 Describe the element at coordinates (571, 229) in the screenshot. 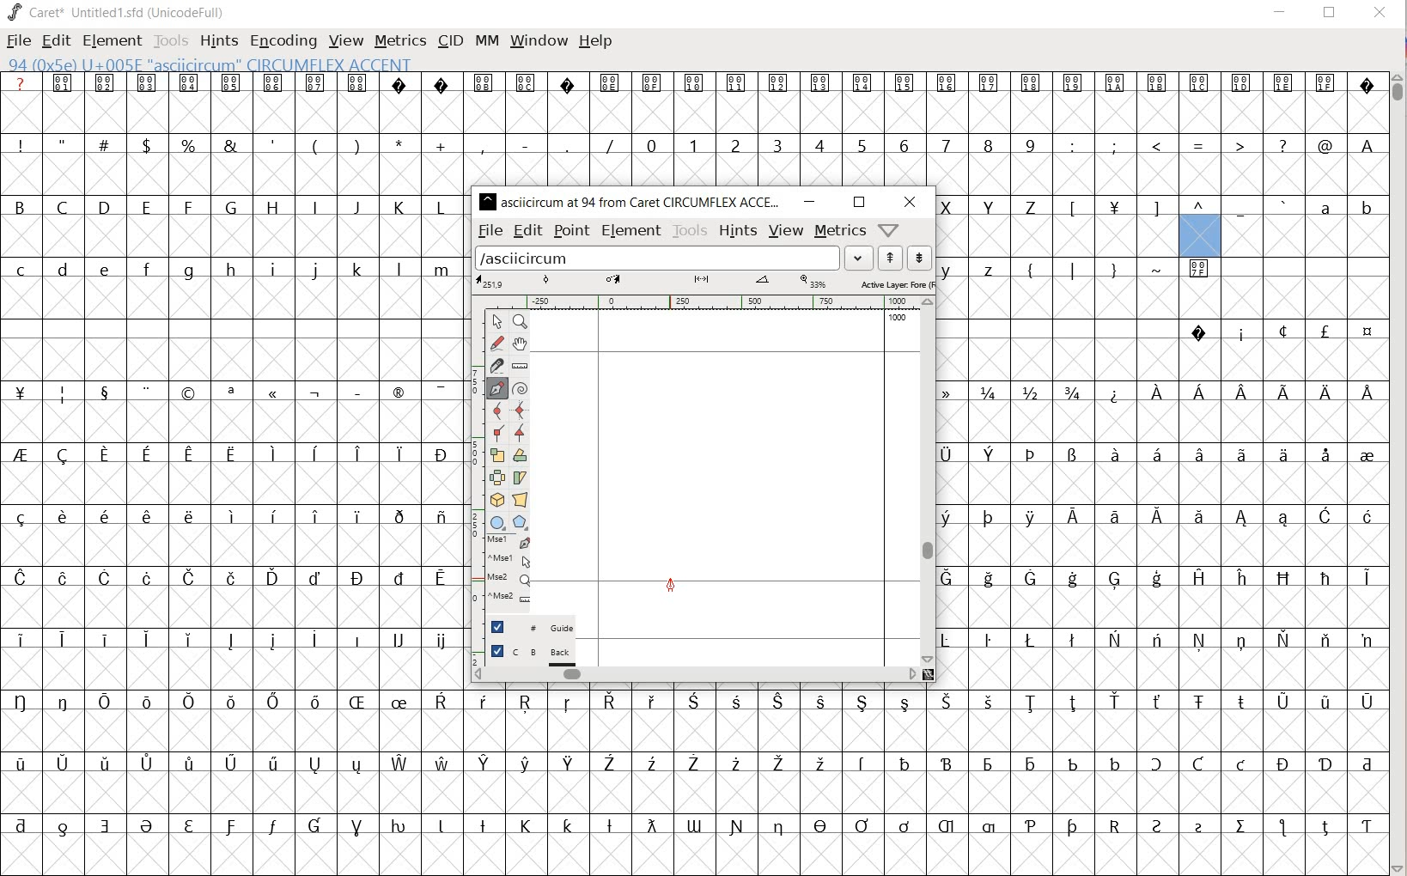

I see `point` at that location.